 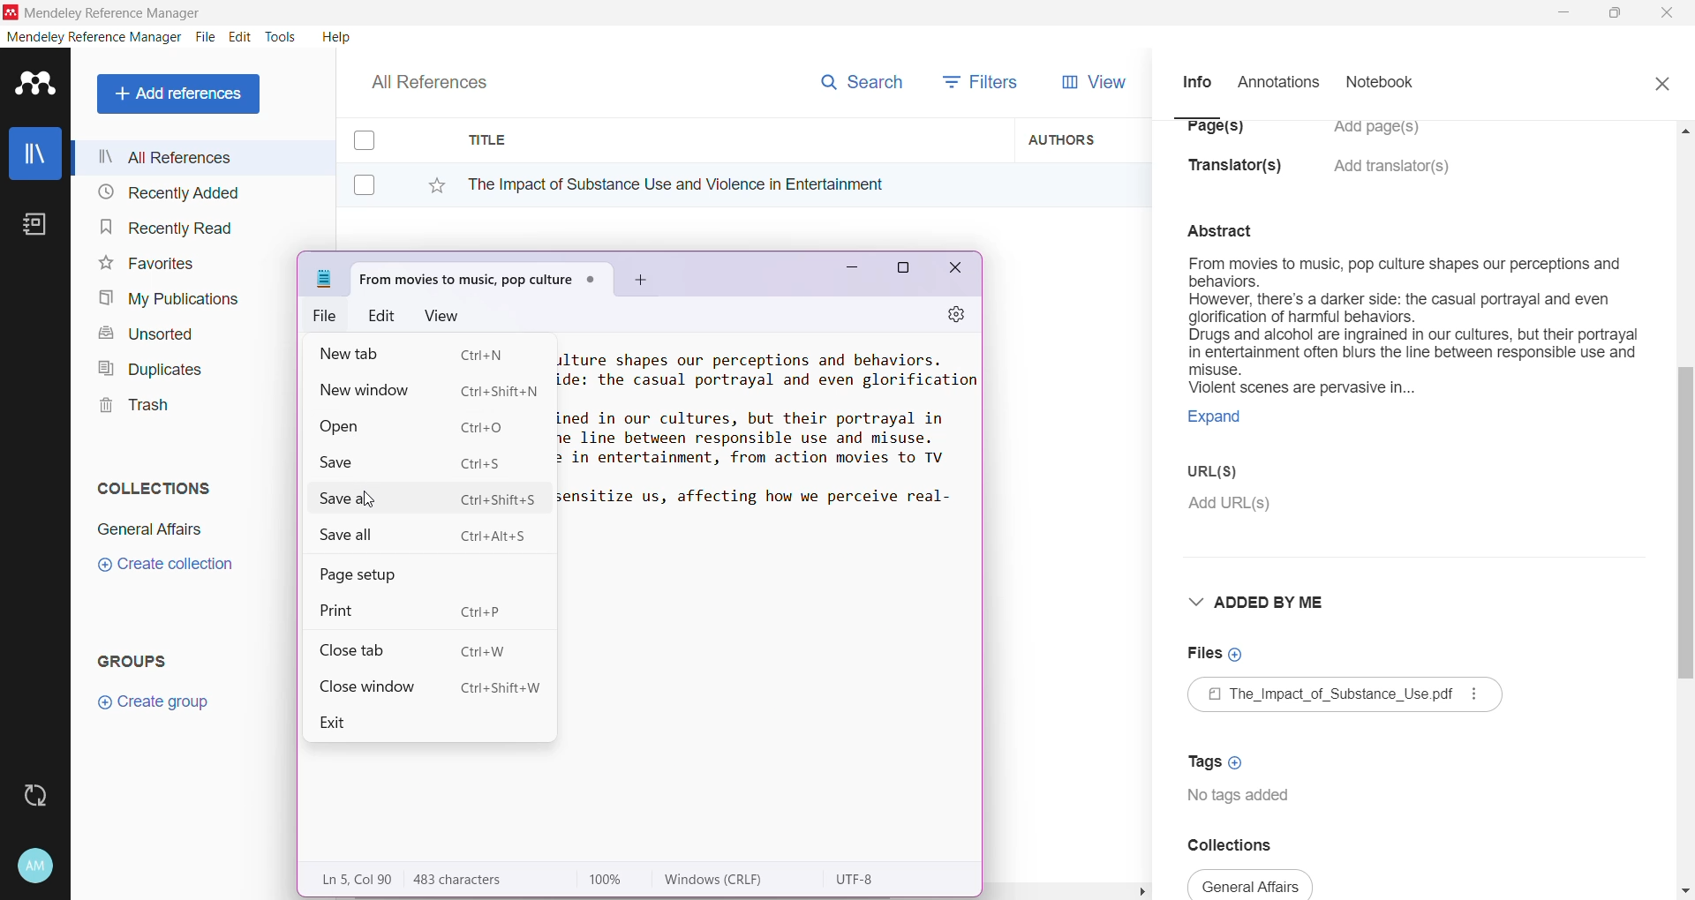 I want to click on Collection Name, so click(x=147, y=529).